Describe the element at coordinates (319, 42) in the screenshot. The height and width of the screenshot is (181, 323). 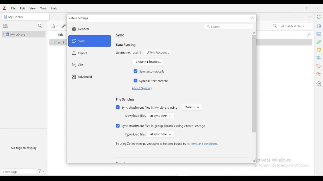
I see `attachments` at that location.